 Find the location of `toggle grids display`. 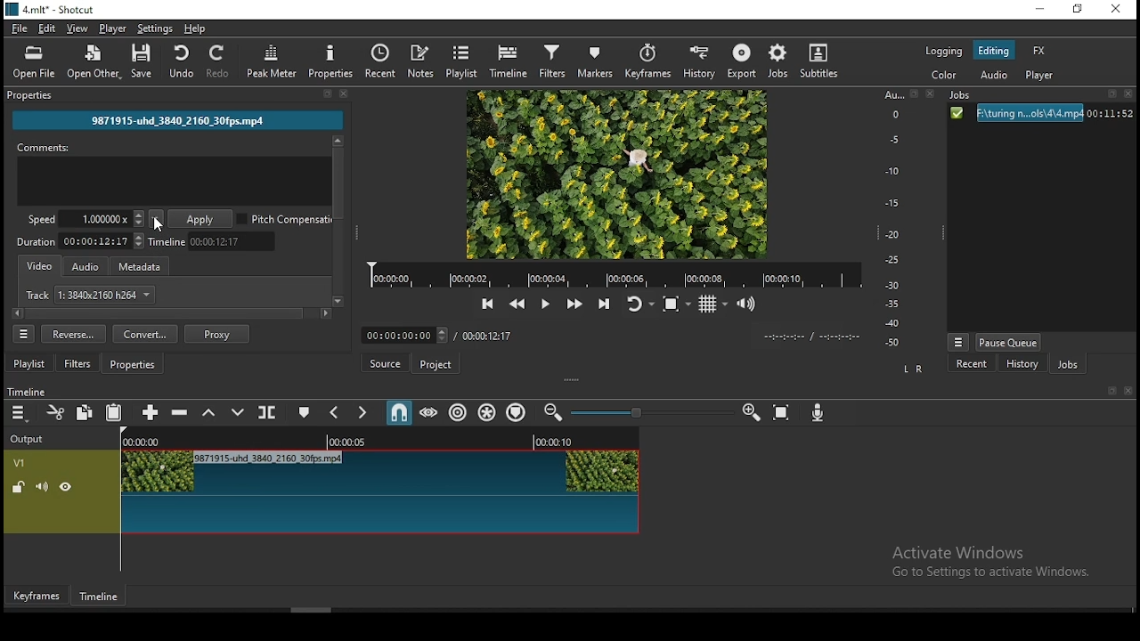

toggle grids display is located at coordinates (712, 306).